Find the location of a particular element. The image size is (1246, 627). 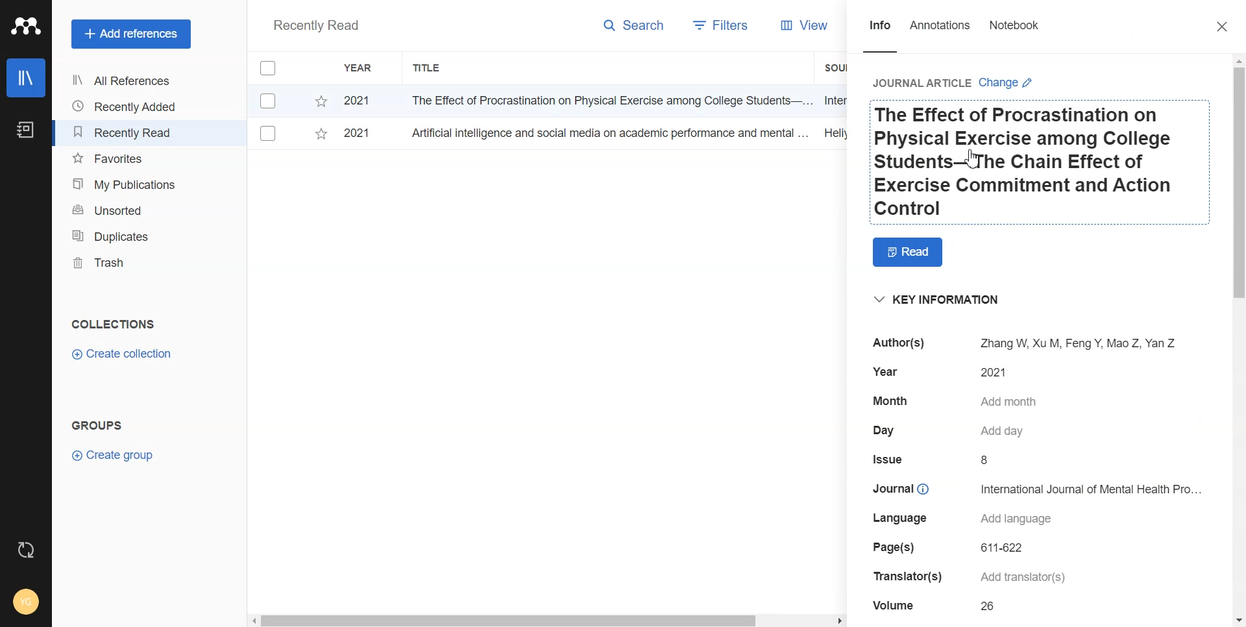

Day Add day is located at coordinates (949, 432).